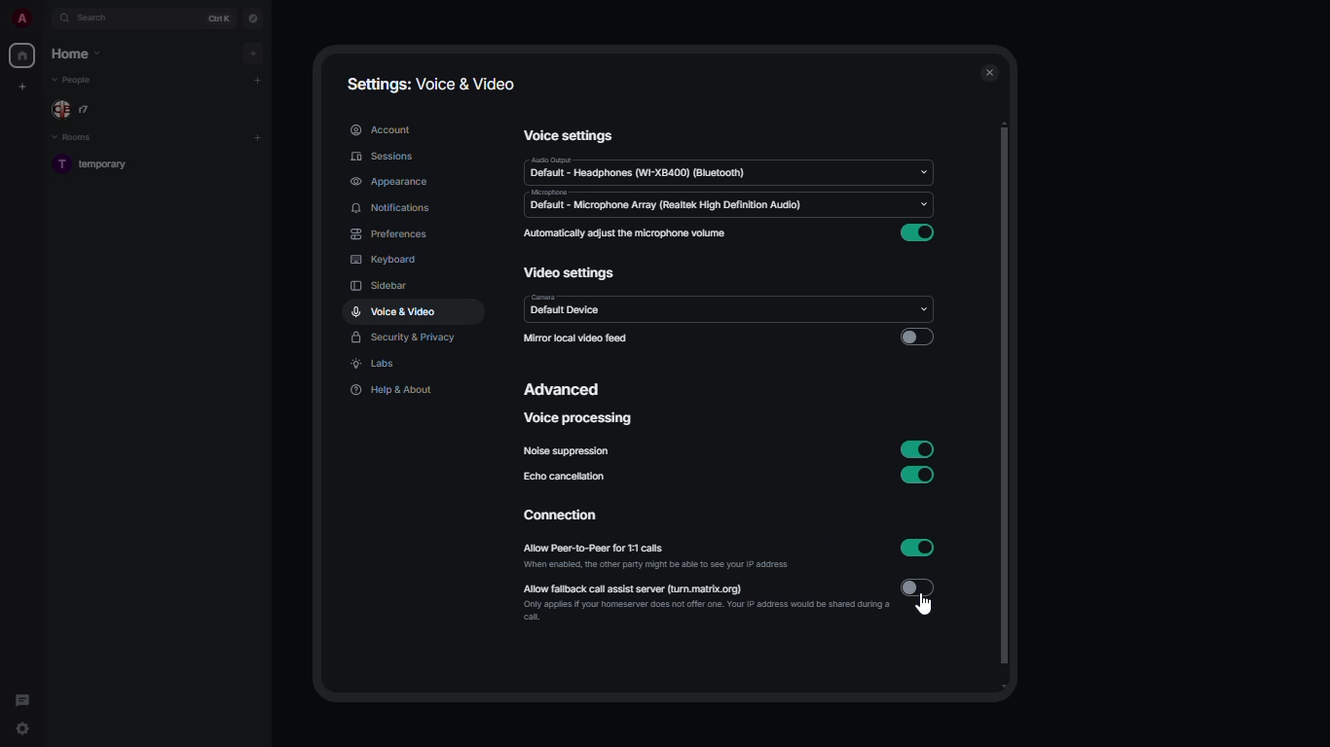 The image size is (1330, 747). What do you see at coordinates (581, 418) in the screenshot?
I see `voice processing` at bounding box center [581, 418].